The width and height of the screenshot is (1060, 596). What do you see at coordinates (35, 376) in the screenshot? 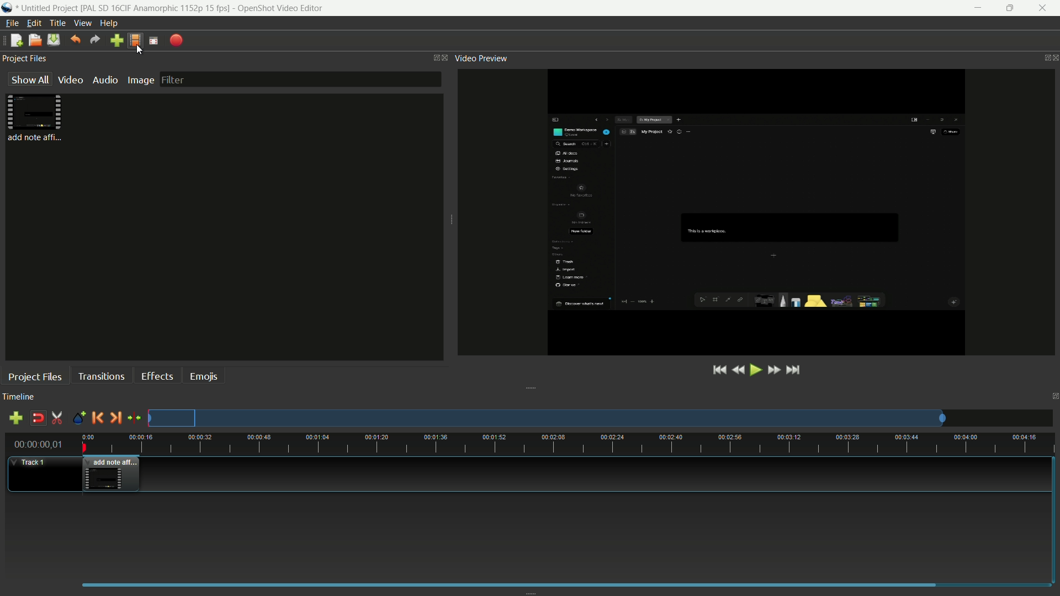
I see `project files` at bounding box center [35, 376].